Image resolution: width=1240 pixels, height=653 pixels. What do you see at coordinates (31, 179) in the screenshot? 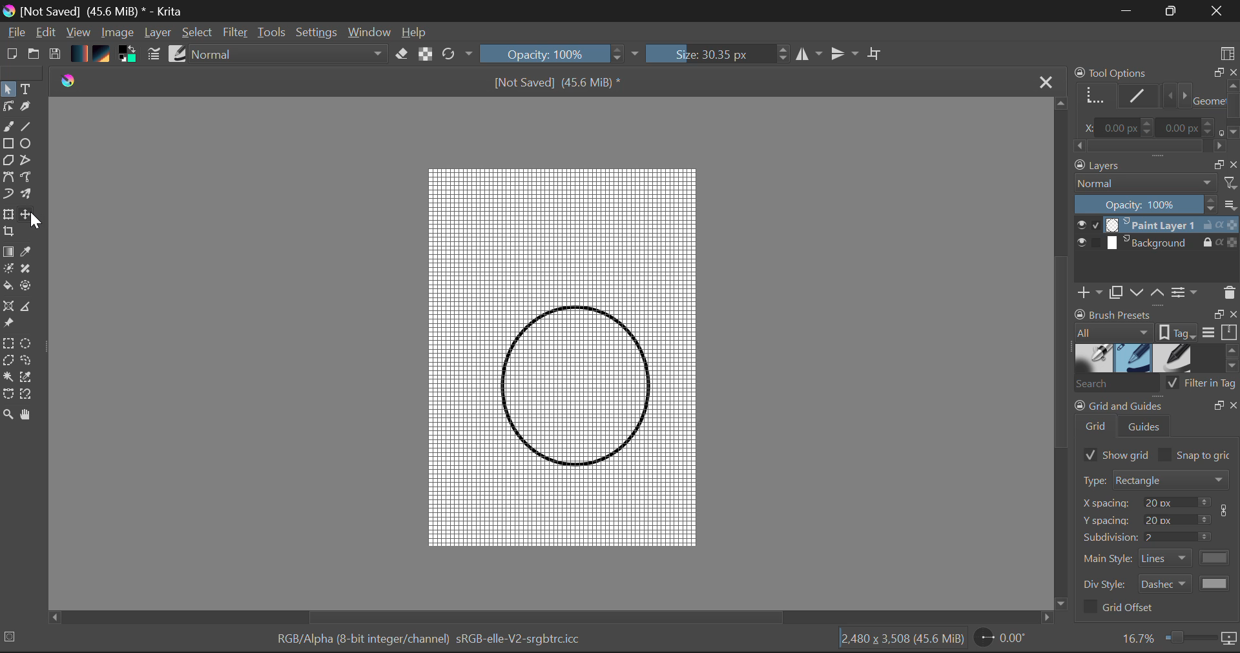
I see `Freehand Path Tool` at bounding box center [31, 179].